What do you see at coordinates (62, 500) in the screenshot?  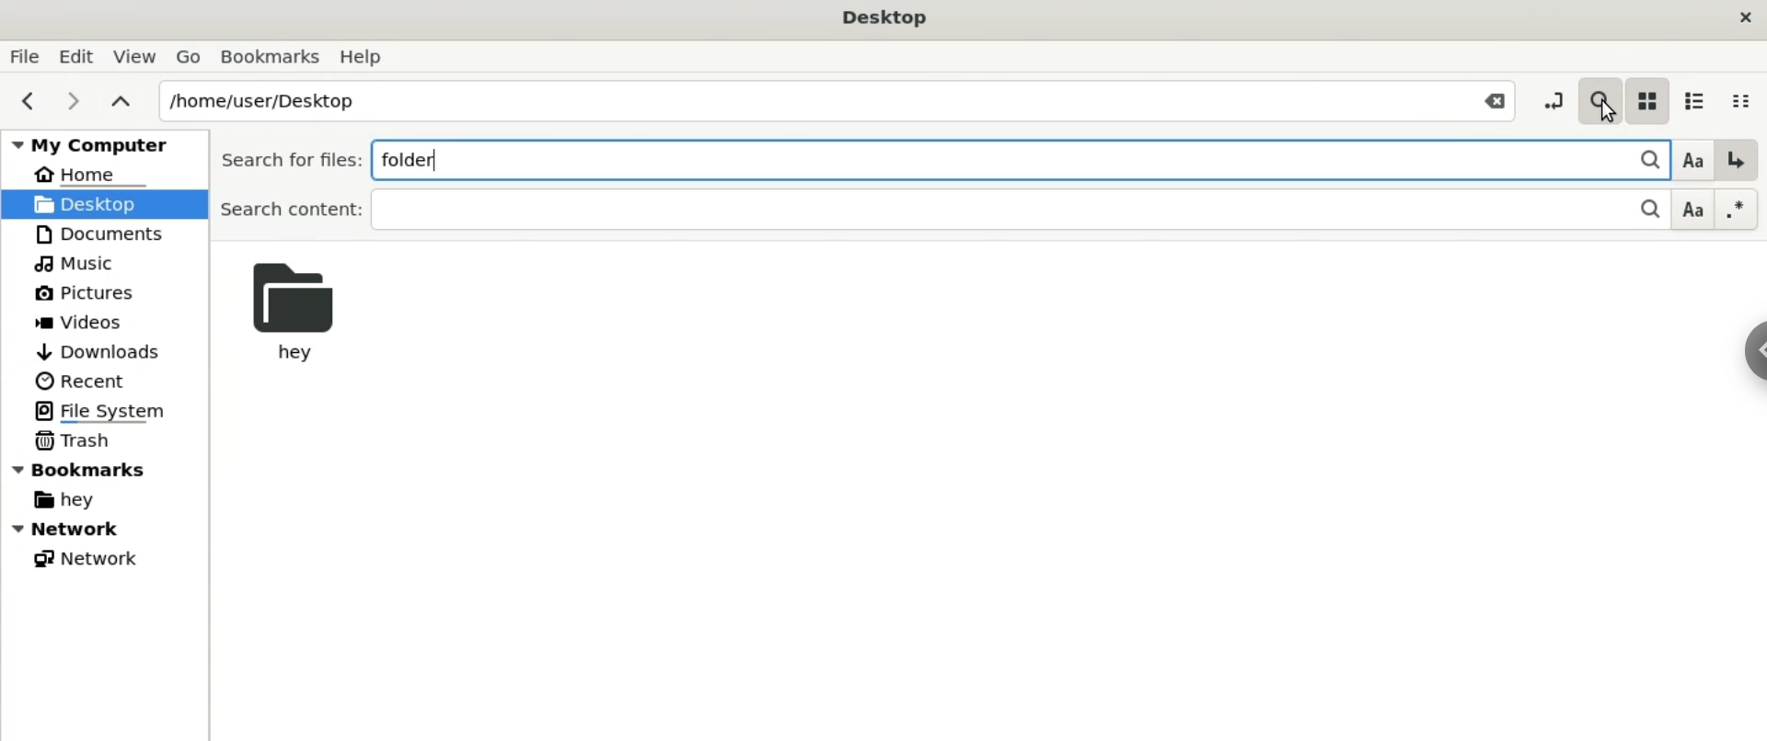 I see `hey` at bounding box center [62, 500].